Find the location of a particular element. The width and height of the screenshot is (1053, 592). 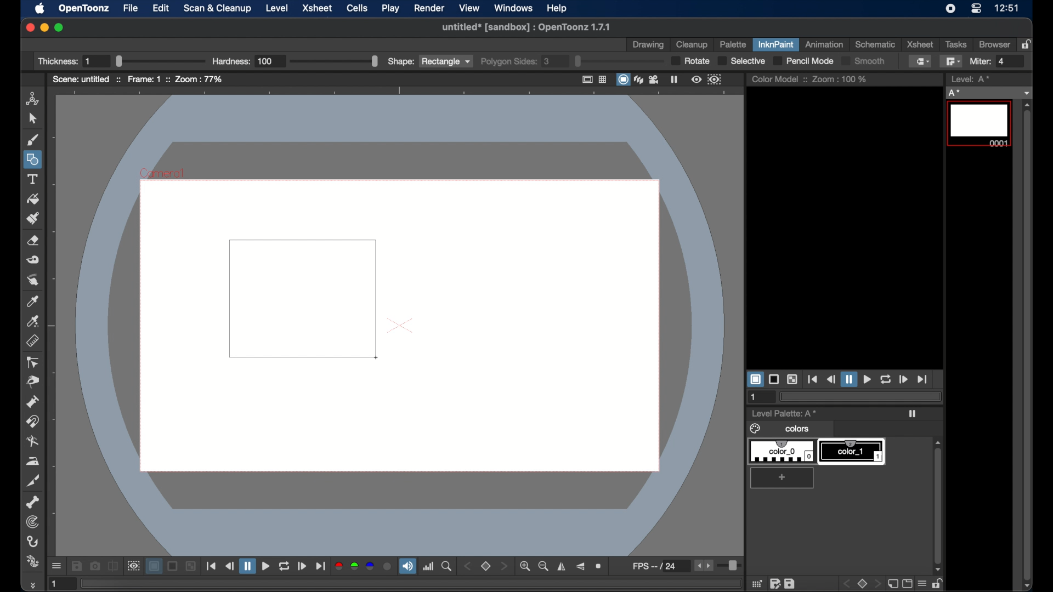

control center is located at coordinates (976, 9).